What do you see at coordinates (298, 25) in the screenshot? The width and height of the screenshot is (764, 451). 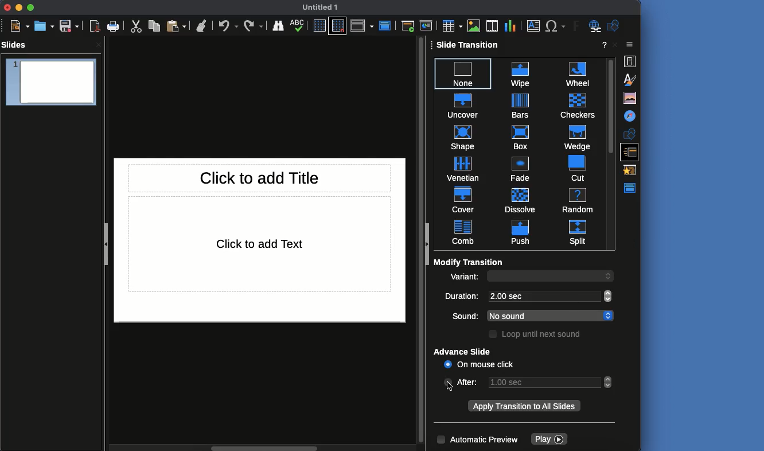 I see `Spellcheck` at bounding box center [298, 25].